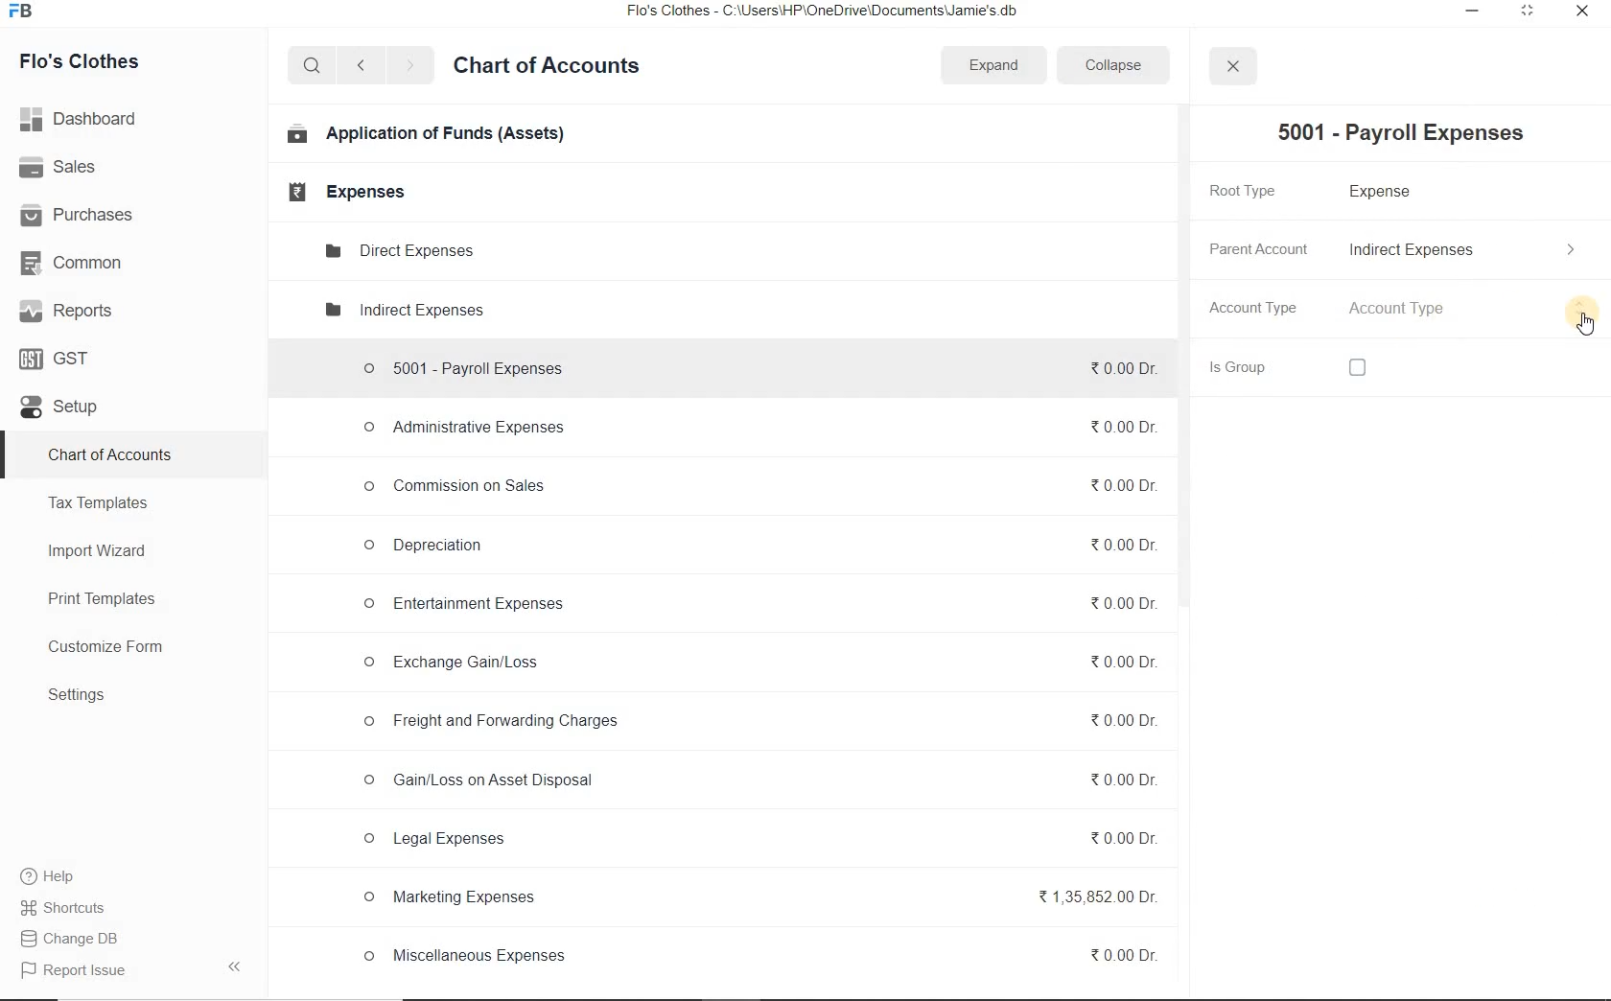  What do you see at coordinates (757, 840) in the screenshot?
I see `© Legal Expenses 0.00 Dr.` at bounding box center [757, 840].